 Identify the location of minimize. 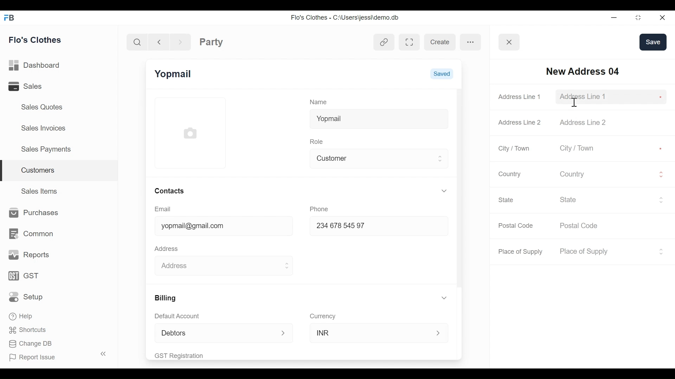
(613, 17).